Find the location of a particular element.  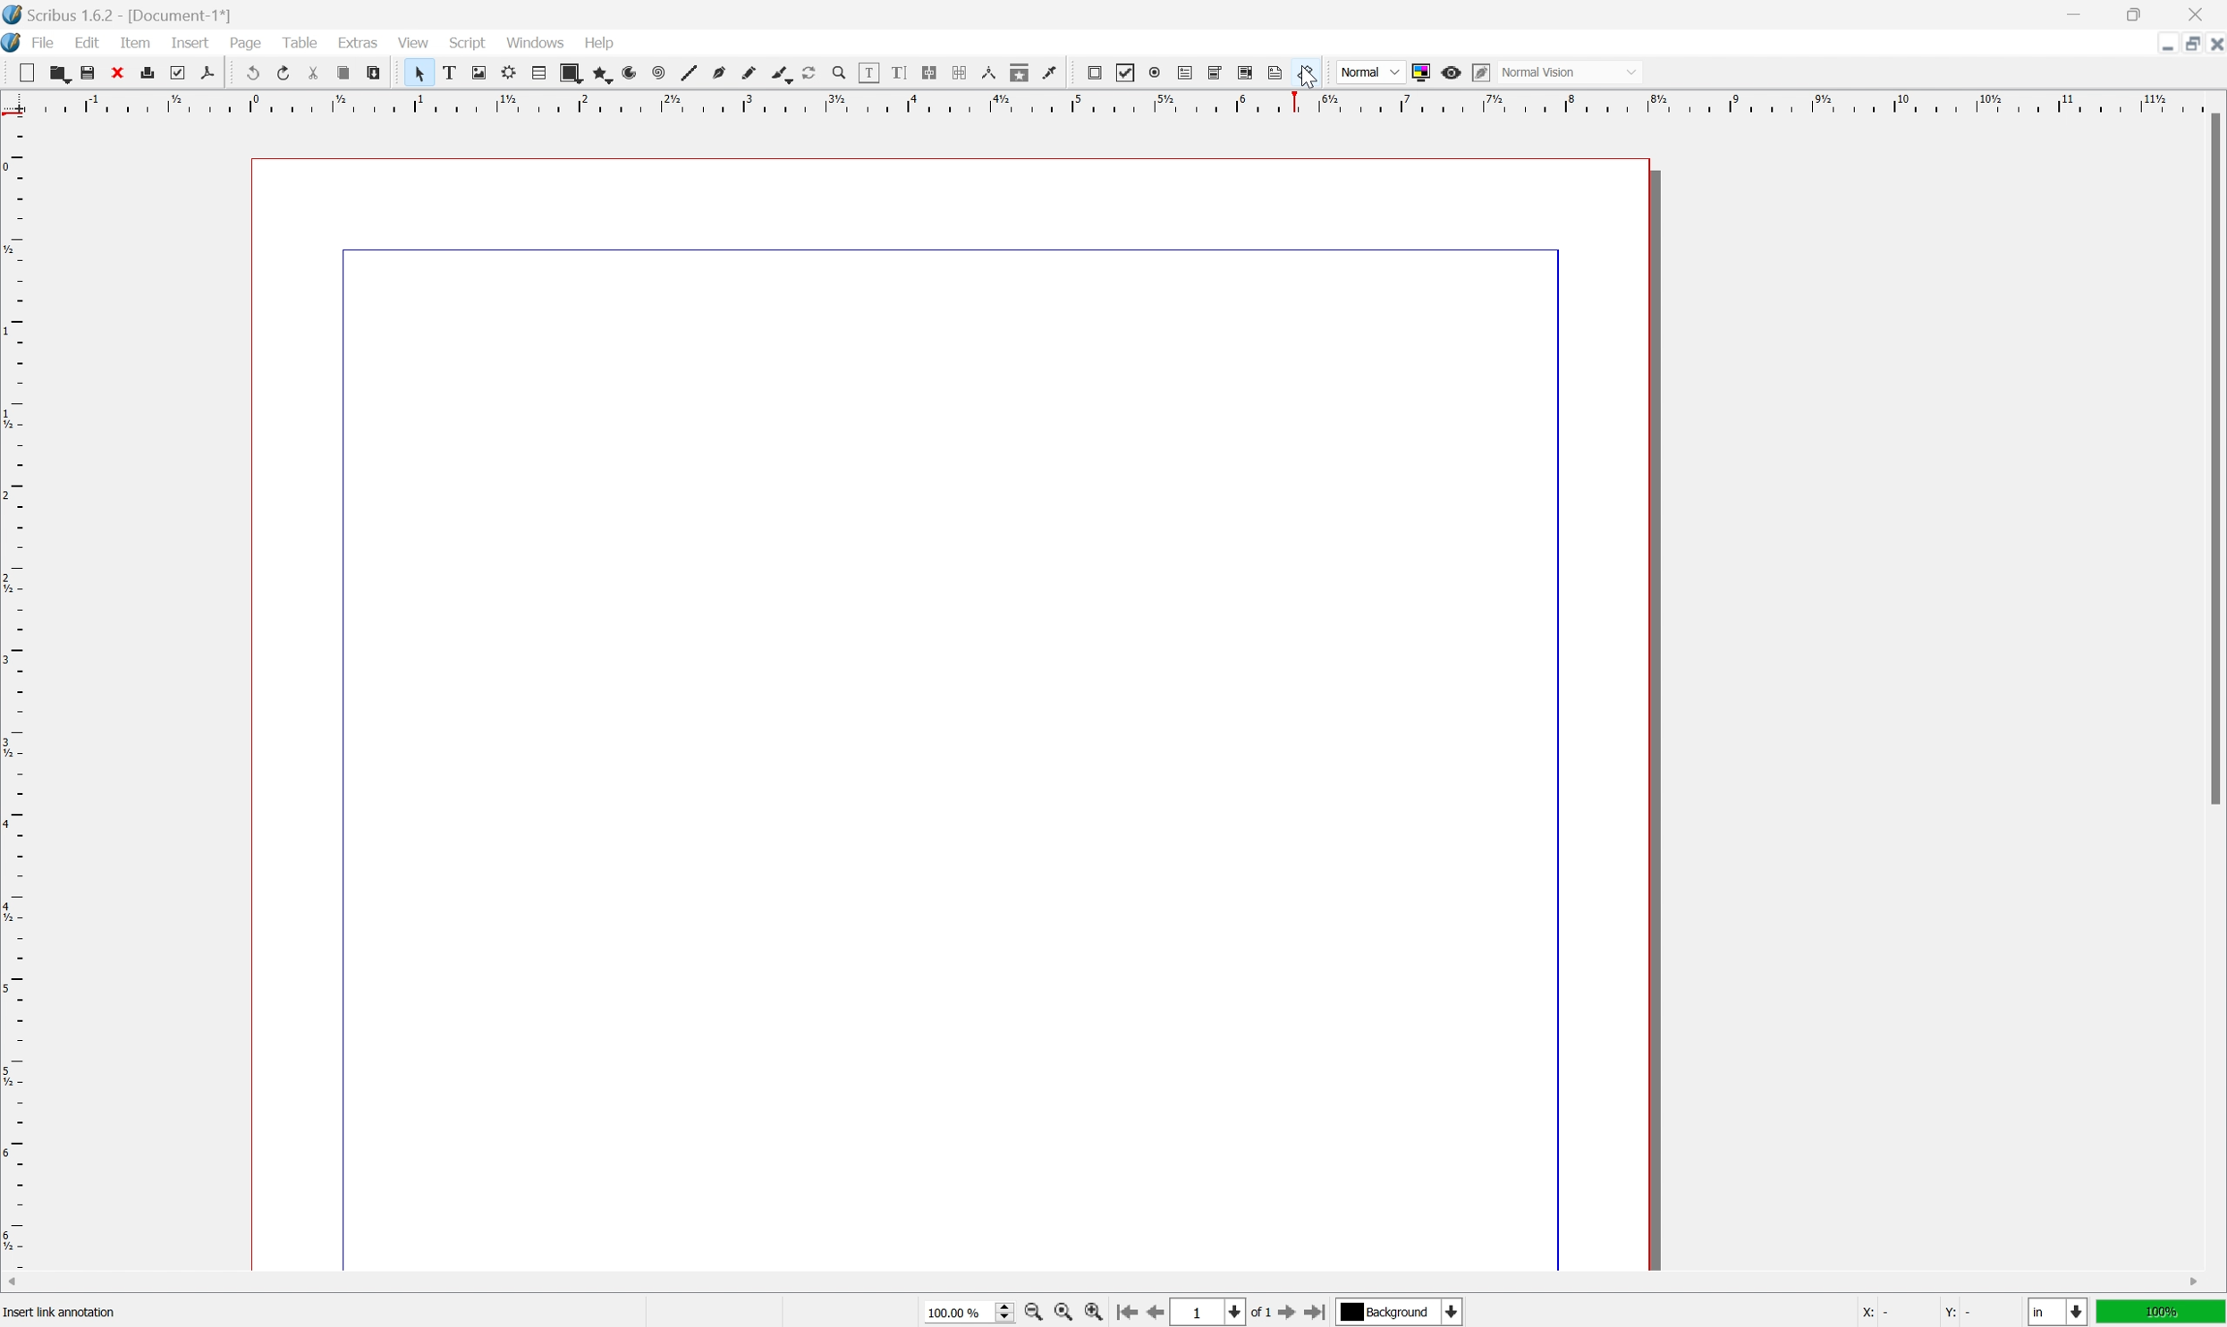

pdf text field is located at coordinates (1185, 72).